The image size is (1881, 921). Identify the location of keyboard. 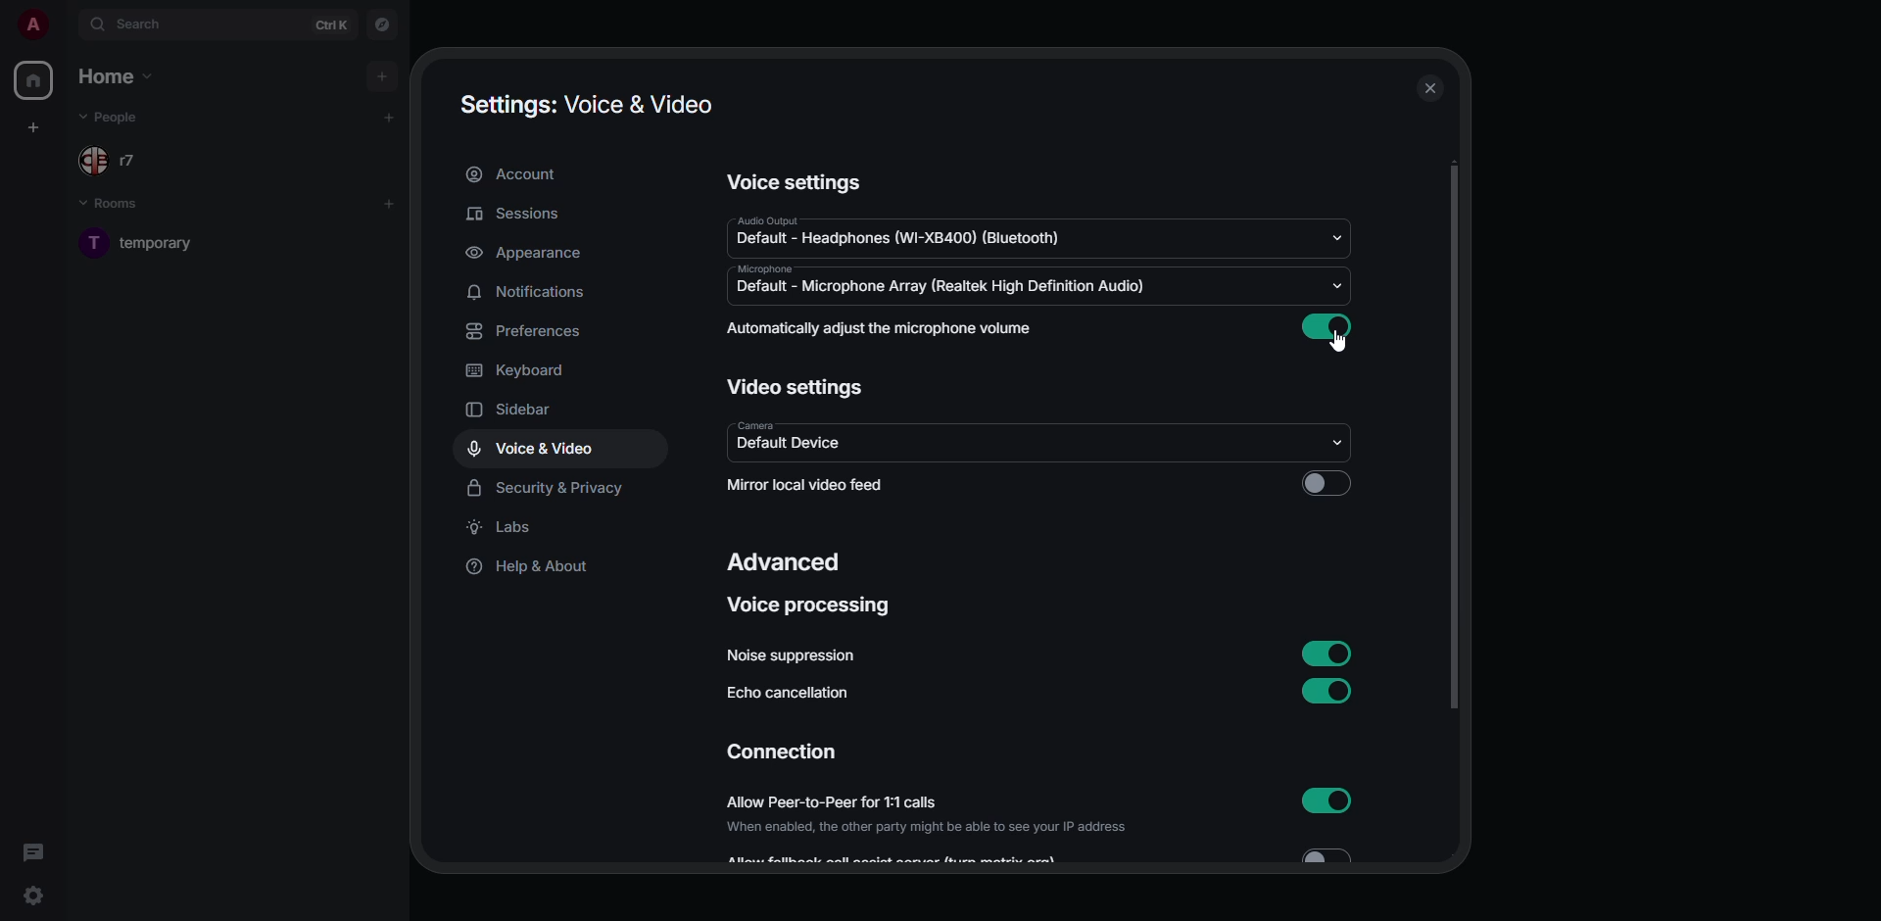
(519, 371).